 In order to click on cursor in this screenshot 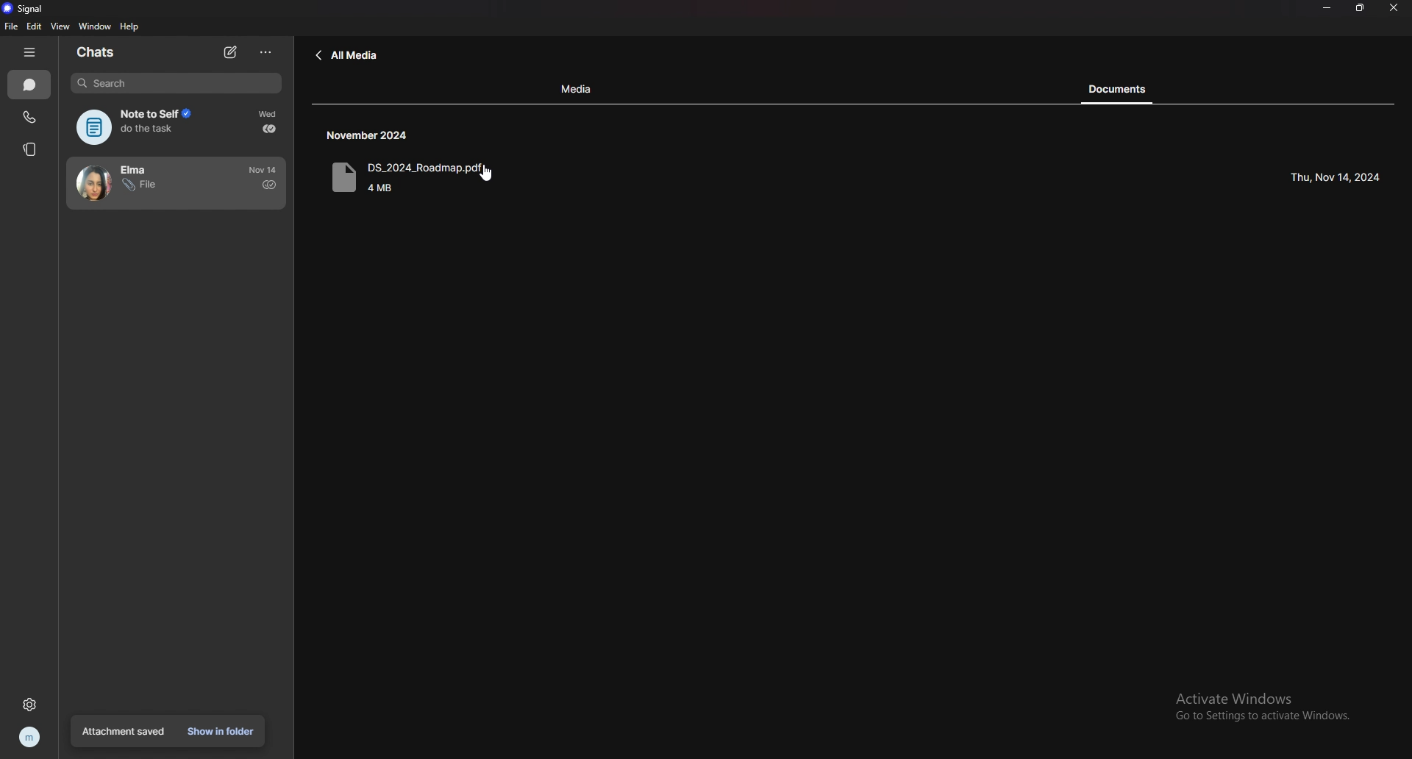, I will do `click(488, 174)`.